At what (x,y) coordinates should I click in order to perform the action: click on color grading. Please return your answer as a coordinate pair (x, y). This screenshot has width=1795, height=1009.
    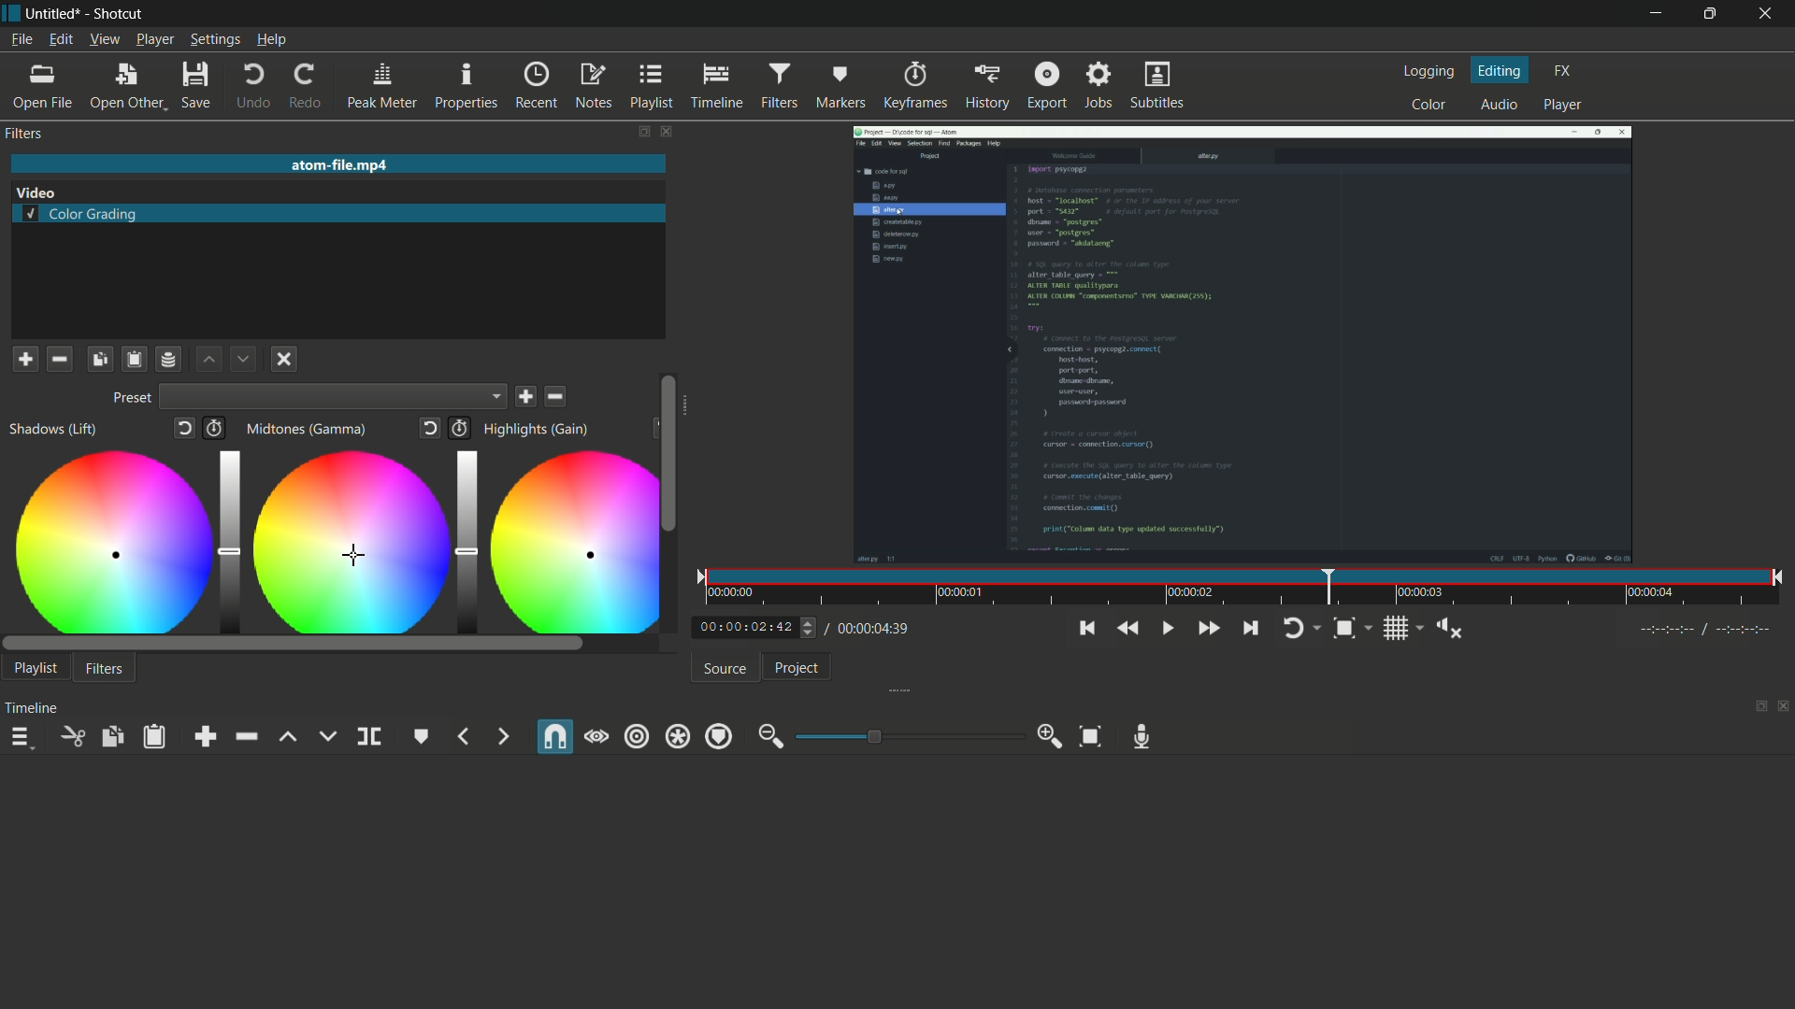
    Looking at the image, I should click on (81, 216).